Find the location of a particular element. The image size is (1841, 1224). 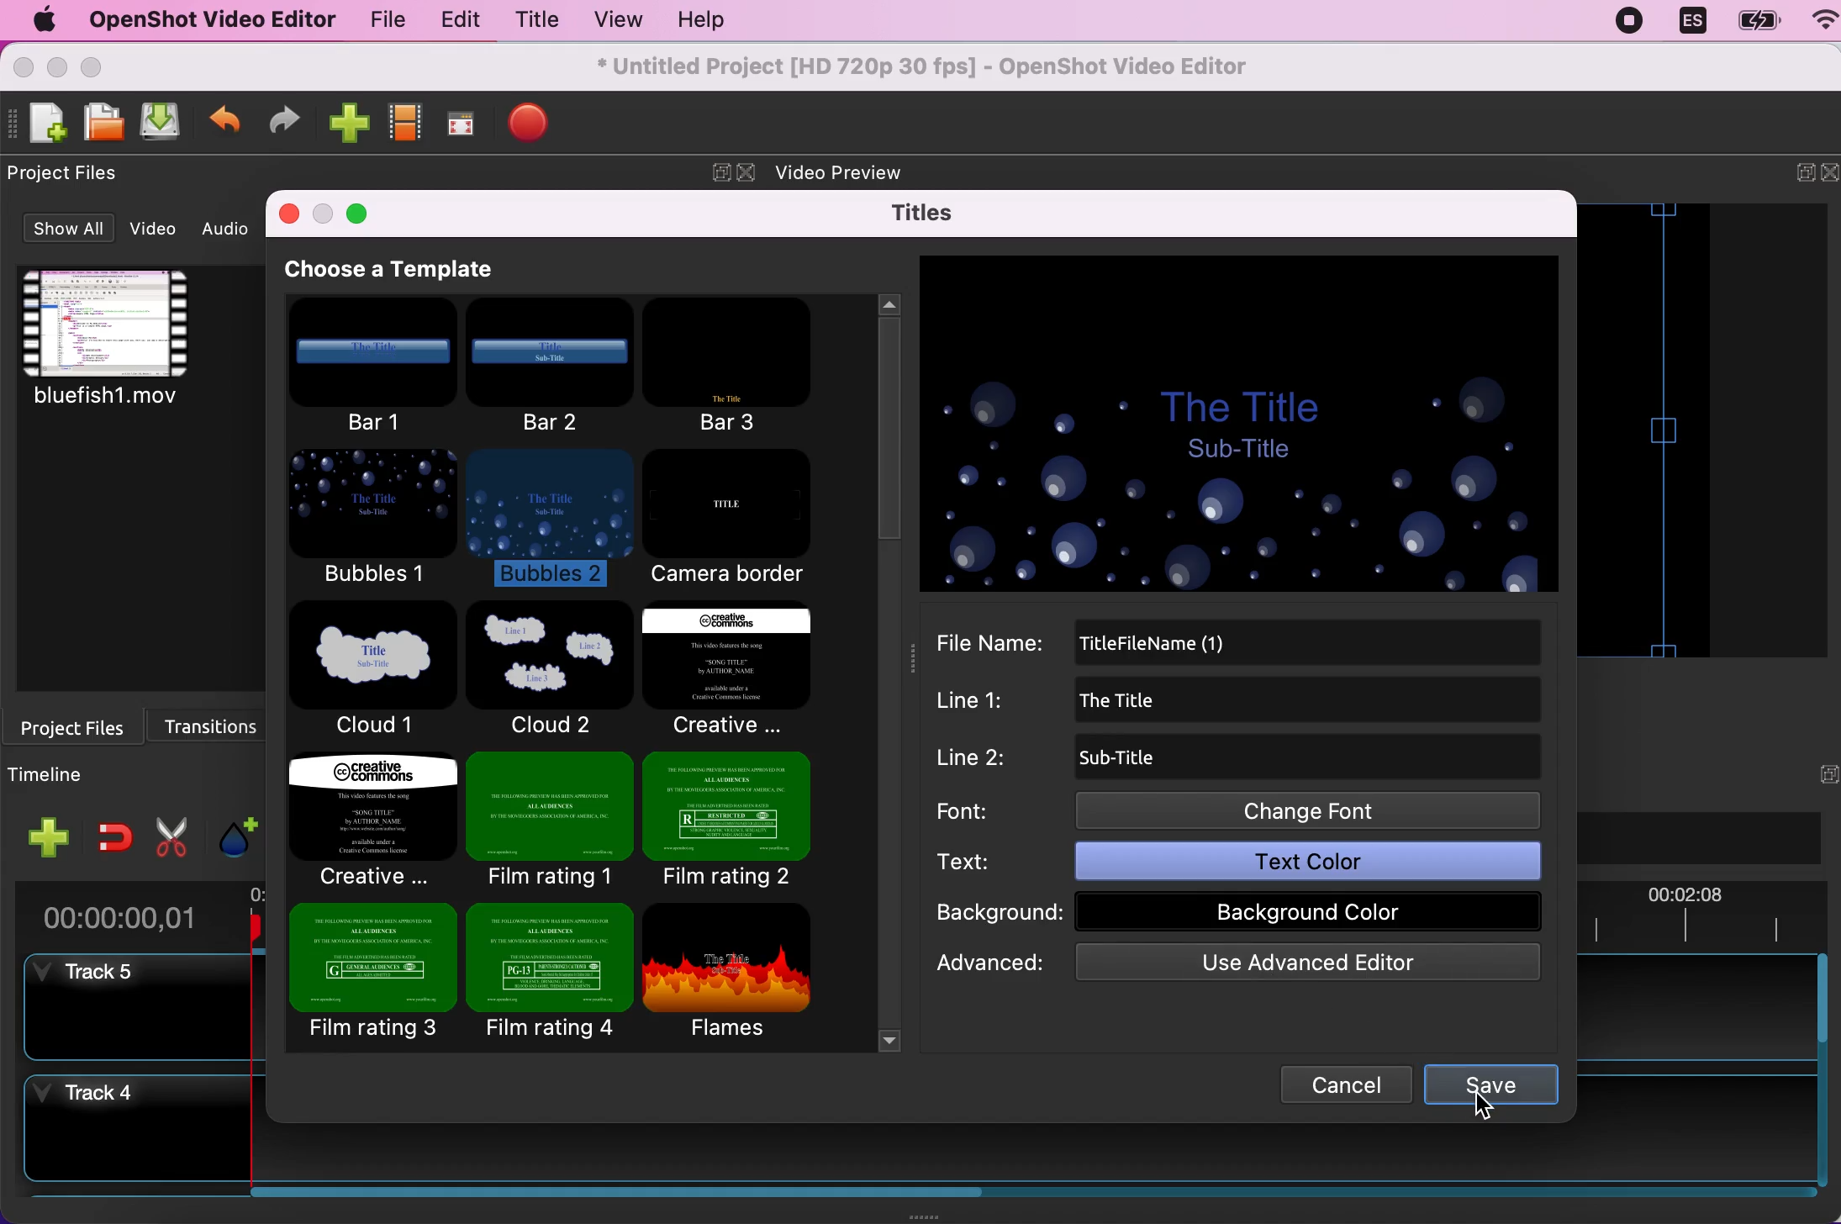

cloud 2 is located at coordinates (546, 669).